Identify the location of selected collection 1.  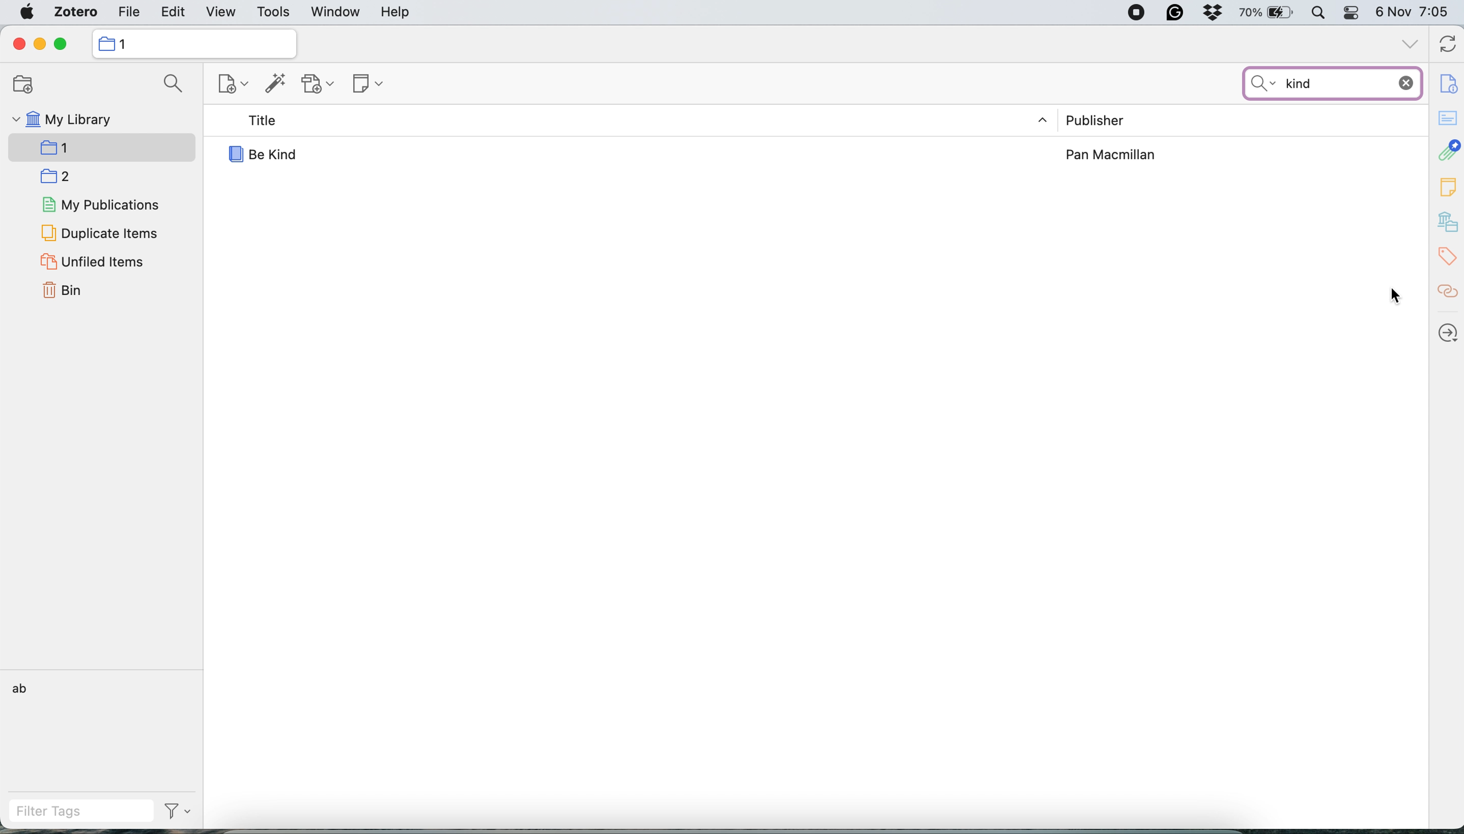
(102, 147).